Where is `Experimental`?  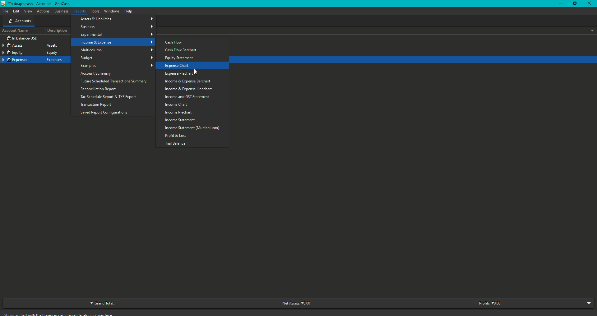
Experimental is located at coordinates (117, 35).